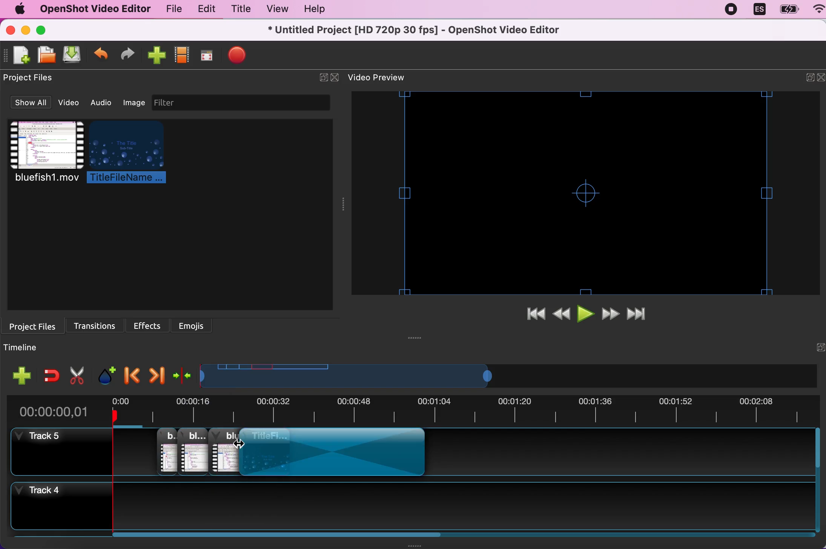  What do you see at coordinates (131, 373) in the screenshot?
I see `previous marker` at bounding box center [131, 373].